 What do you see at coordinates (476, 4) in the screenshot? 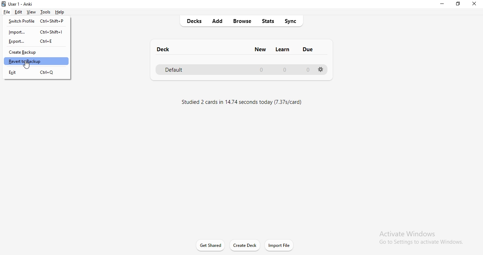
I see `close` at bounding box center [476, 4].